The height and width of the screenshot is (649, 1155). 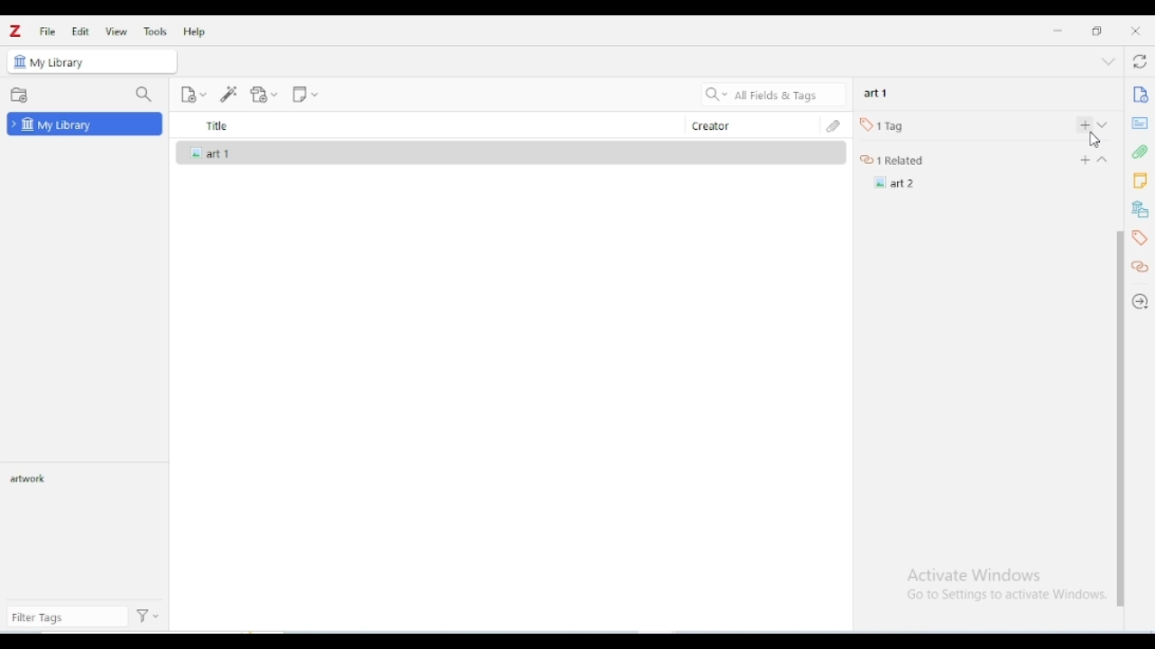 I want to click on add item(s) by identifier, so click(x=230, y=94).